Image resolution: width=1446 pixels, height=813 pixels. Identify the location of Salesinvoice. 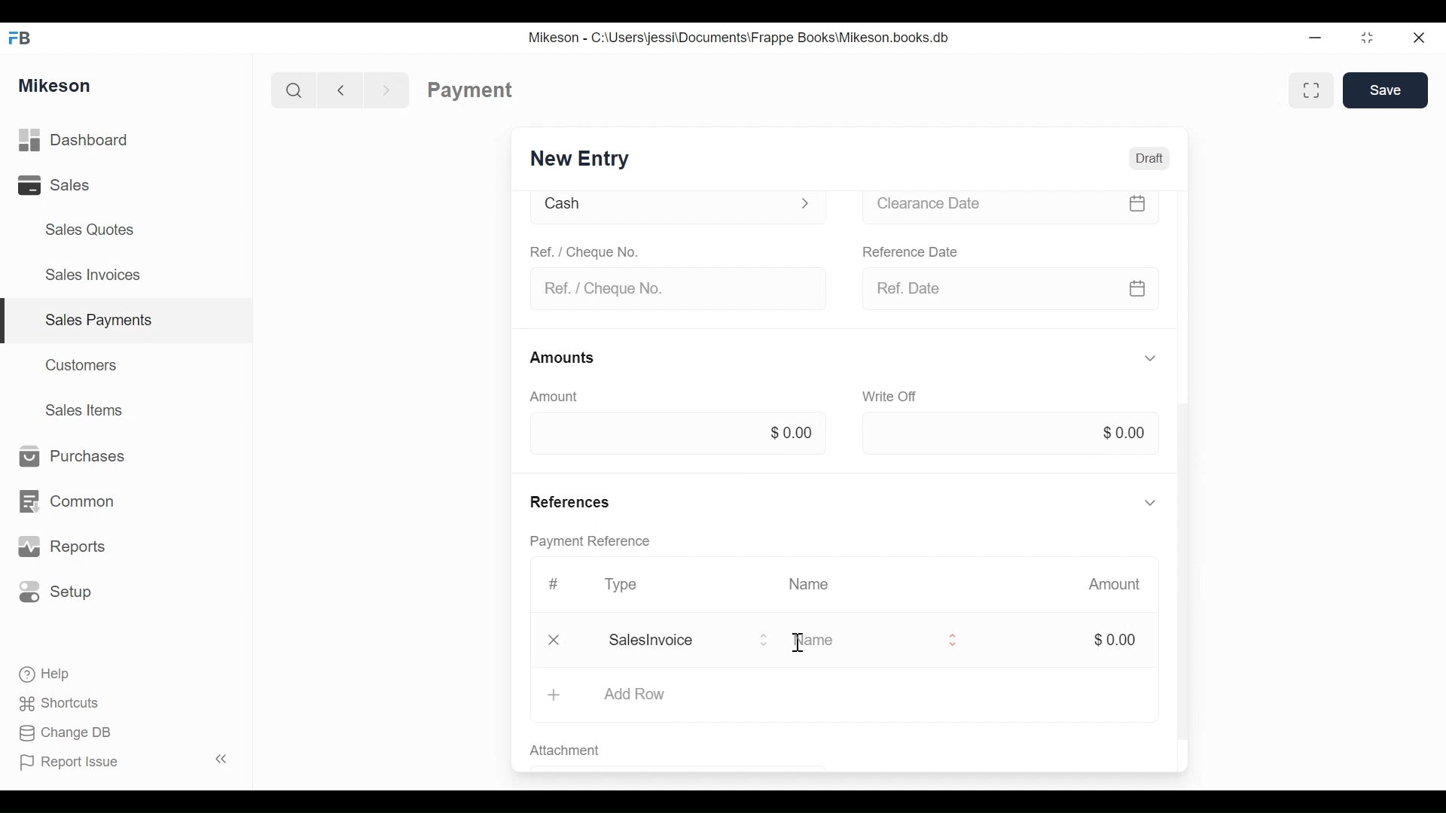
(686, 641).